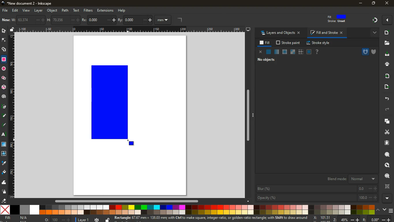 The height and width of the screenshot is (222, 394). What do you see at coordinates (365, 51) in the screenshot?
I see `hole` at bounding box center [365, 51].